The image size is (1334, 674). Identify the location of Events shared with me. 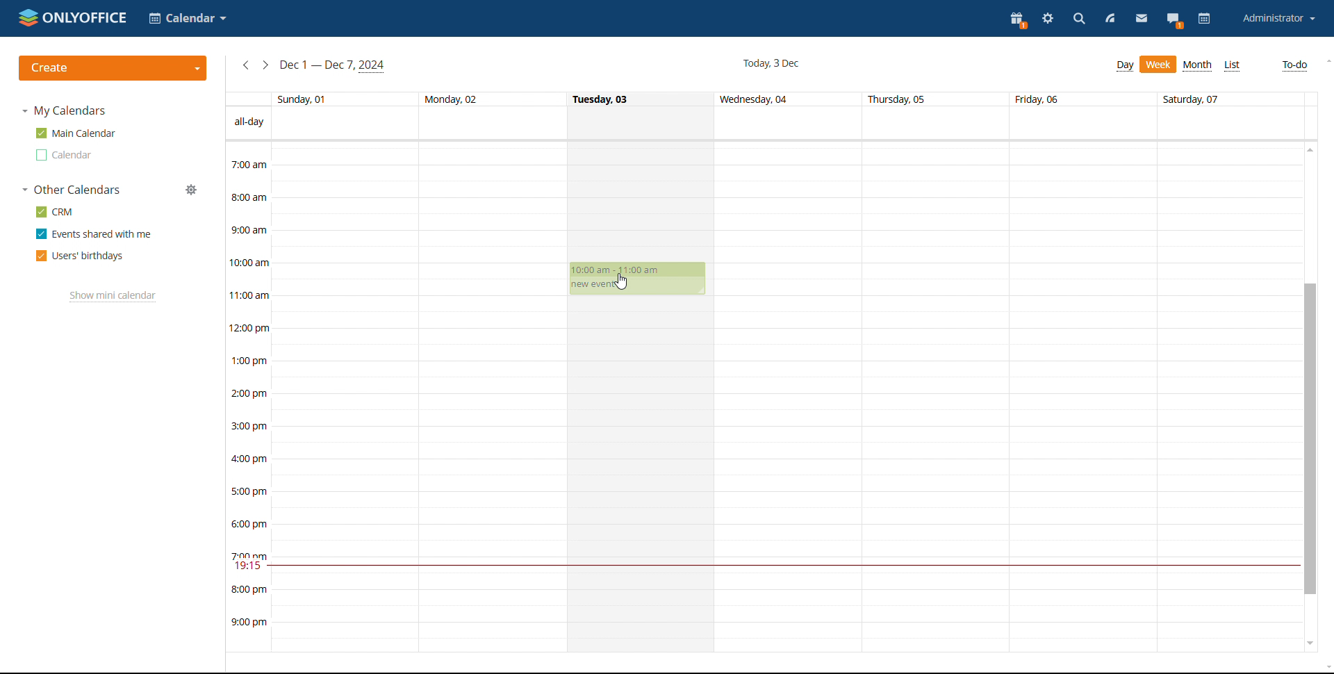
(92, 234).